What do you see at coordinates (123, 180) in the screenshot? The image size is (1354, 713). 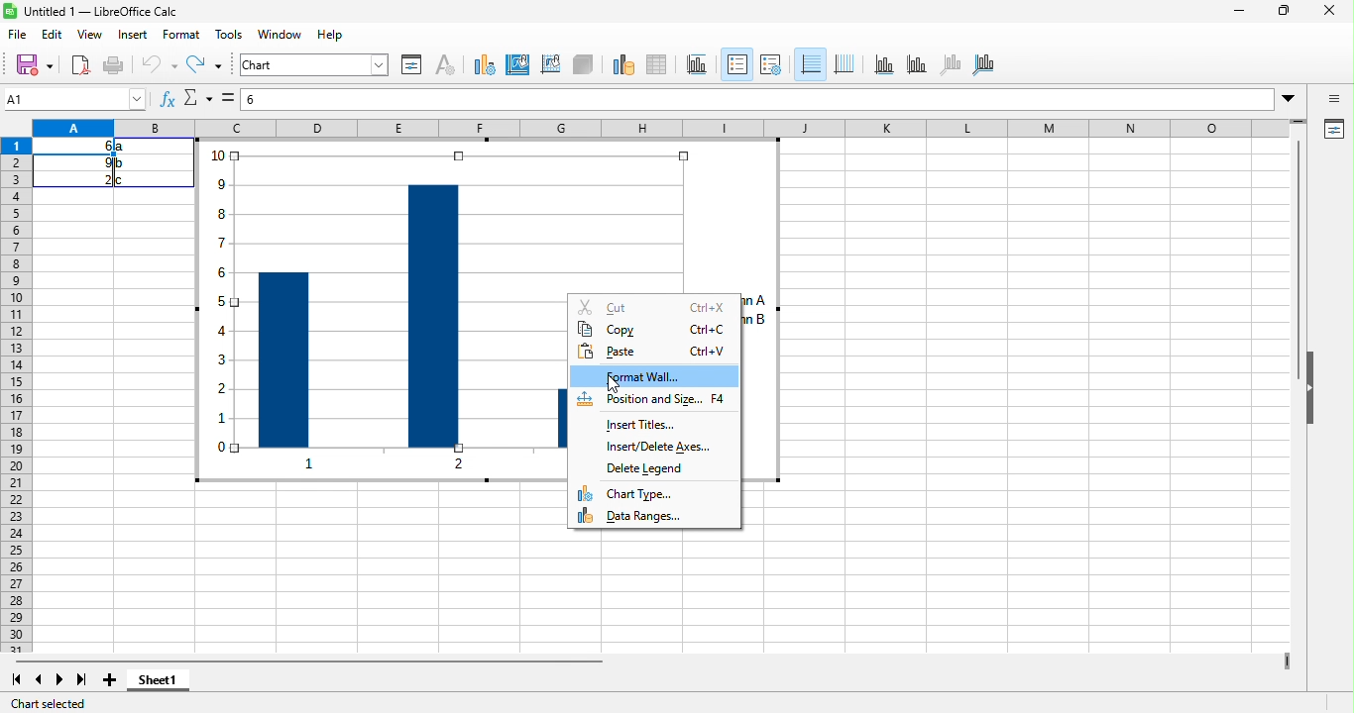 I see `c` at bounding box center [123, 180].